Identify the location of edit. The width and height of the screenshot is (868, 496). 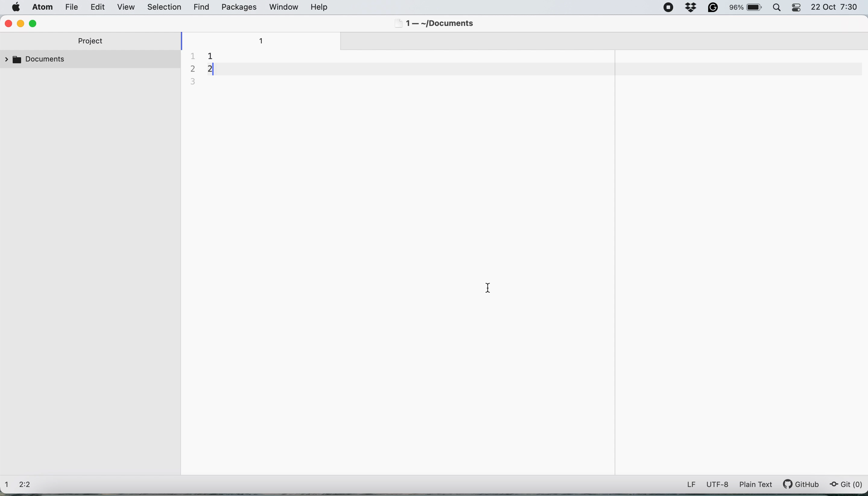
(101, 7).